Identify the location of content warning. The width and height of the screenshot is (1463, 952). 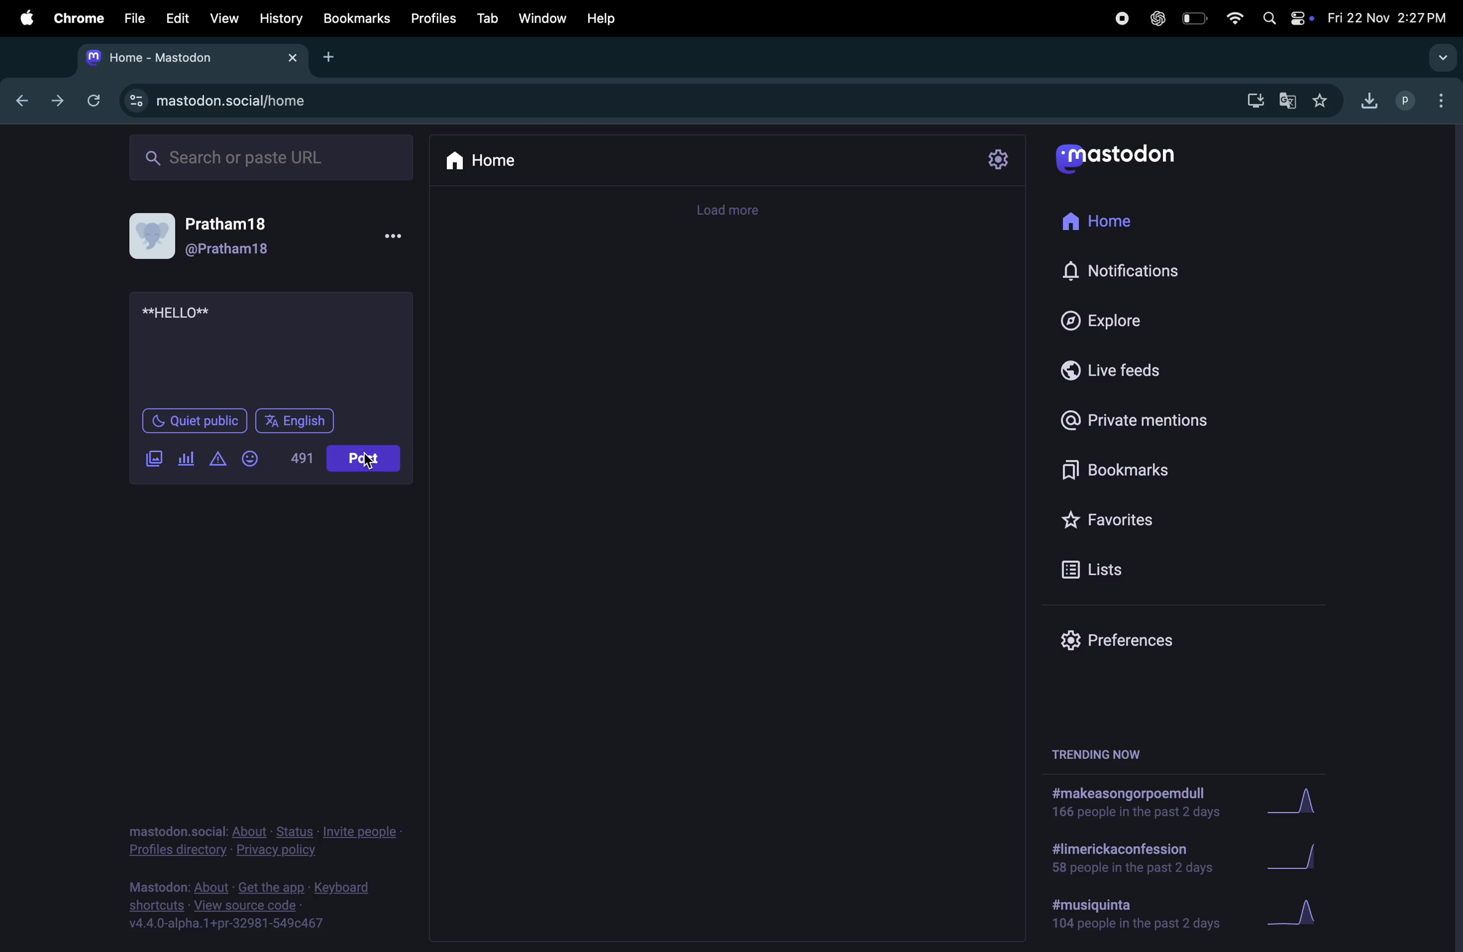
(217, 459).